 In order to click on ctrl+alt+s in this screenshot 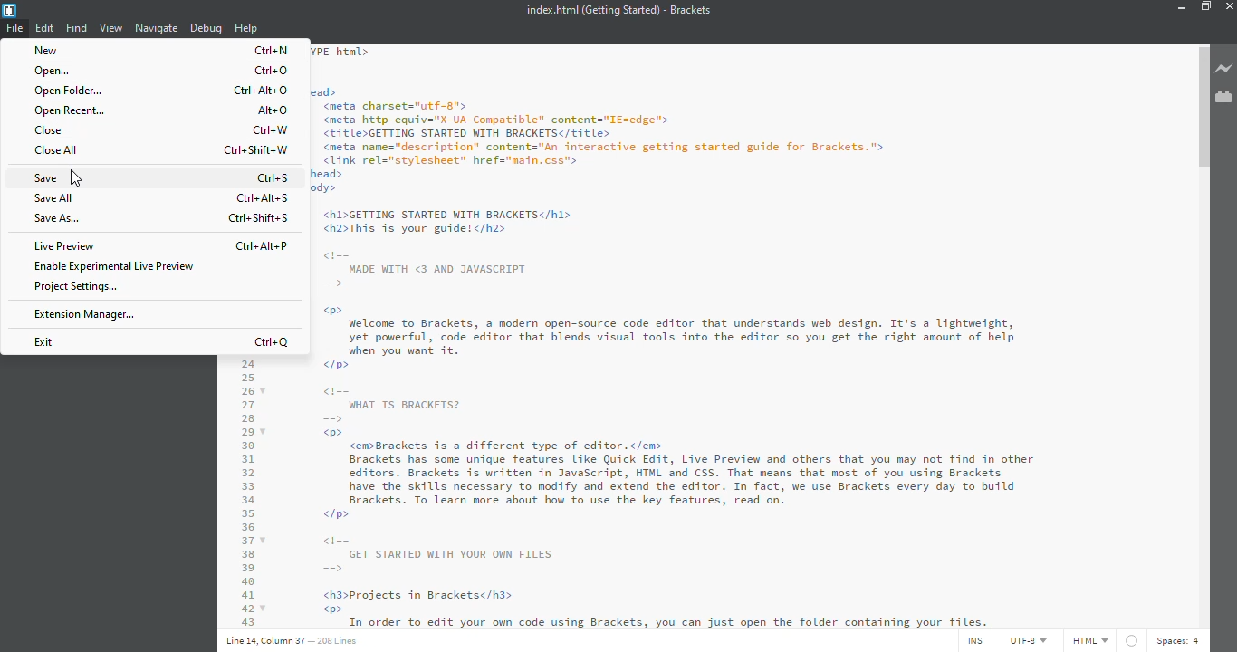, I will do `click(265, 199)`.